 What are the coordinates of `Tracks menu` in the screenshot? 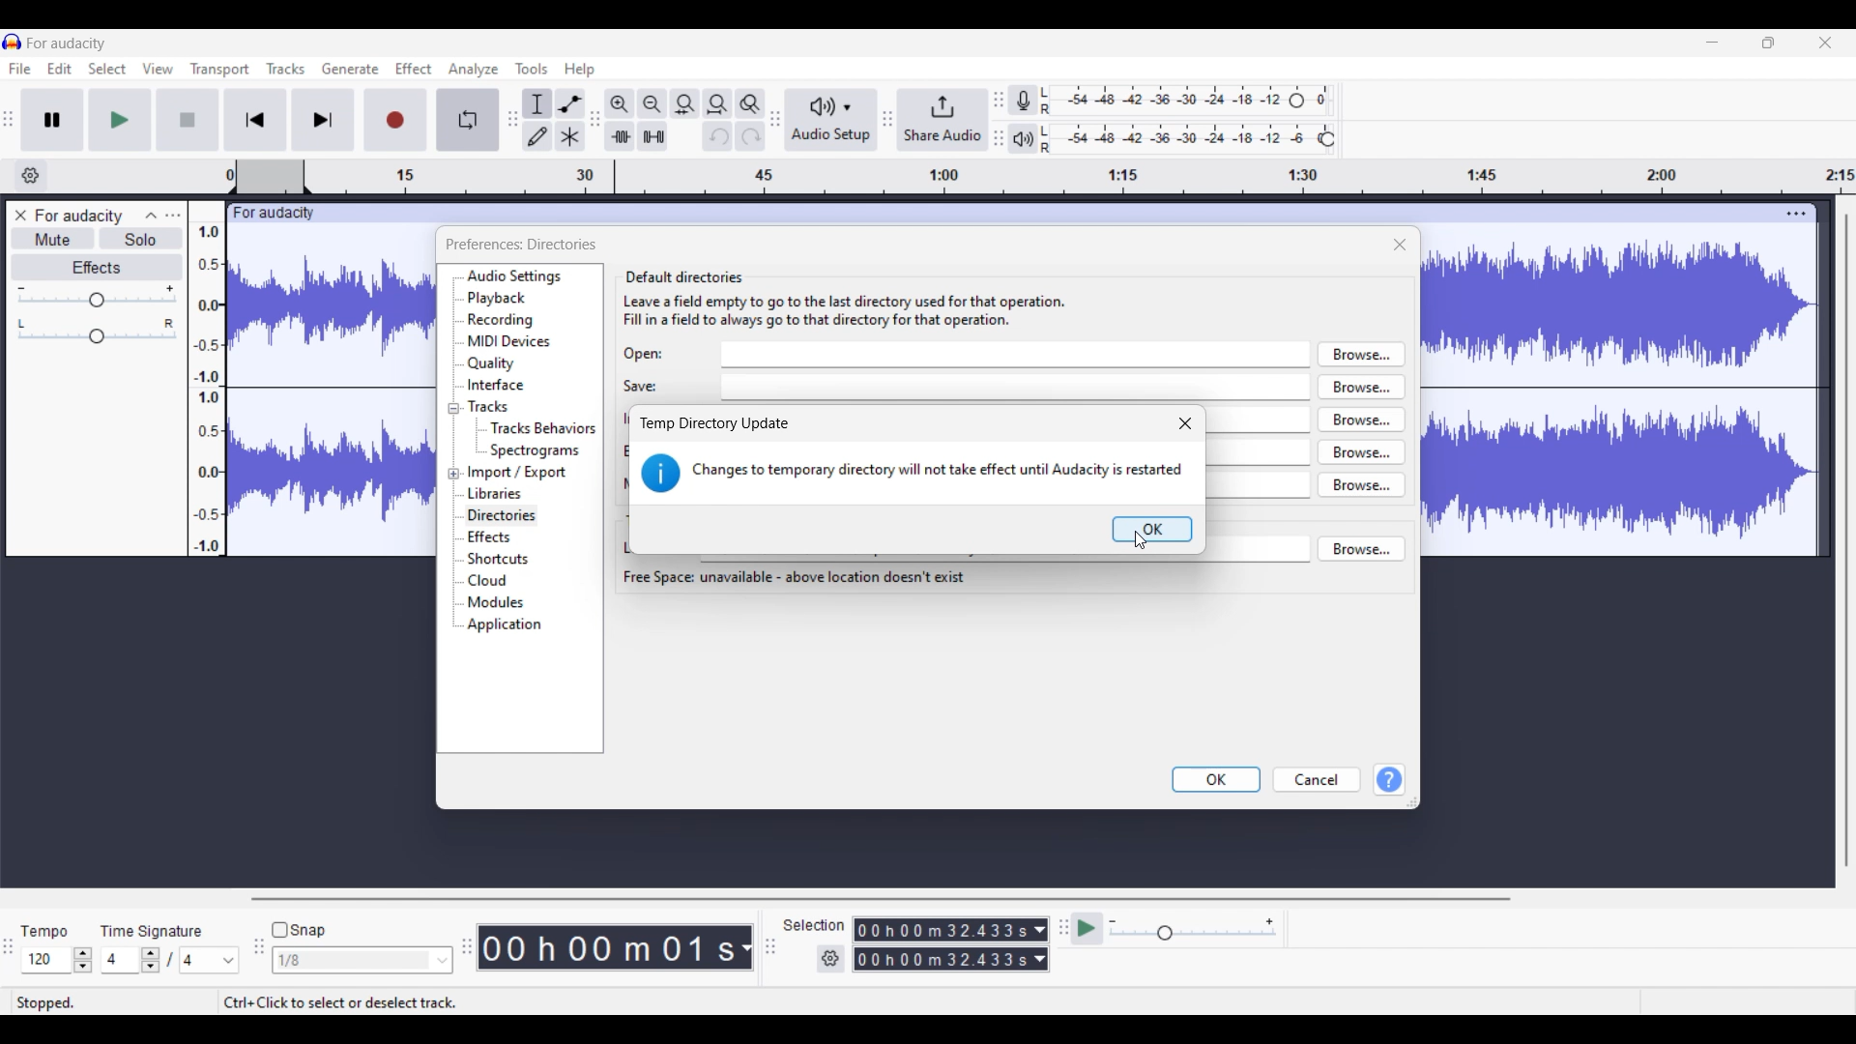 It's located at (286, 69).